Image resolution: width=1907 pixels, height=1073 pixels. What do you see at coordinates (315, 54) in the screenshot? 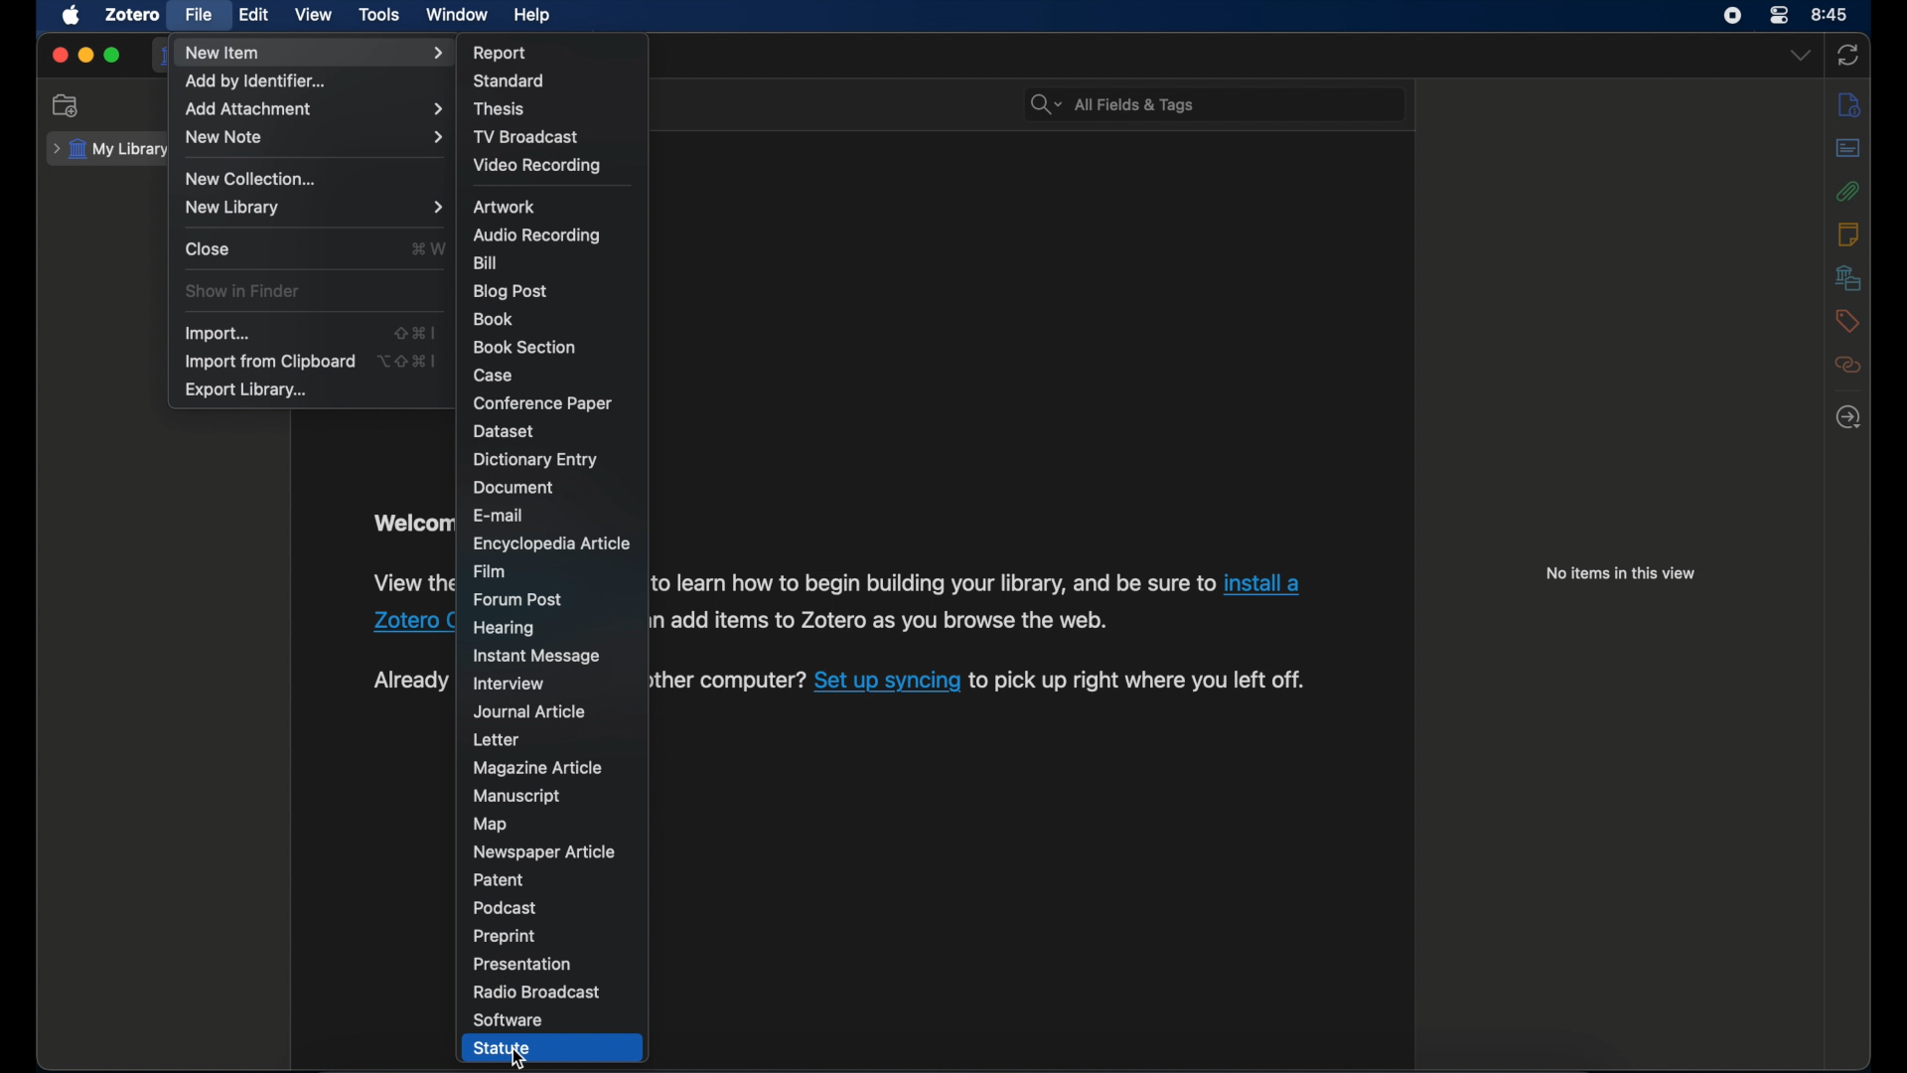
I see `new item` at bounding box center [315, 54].